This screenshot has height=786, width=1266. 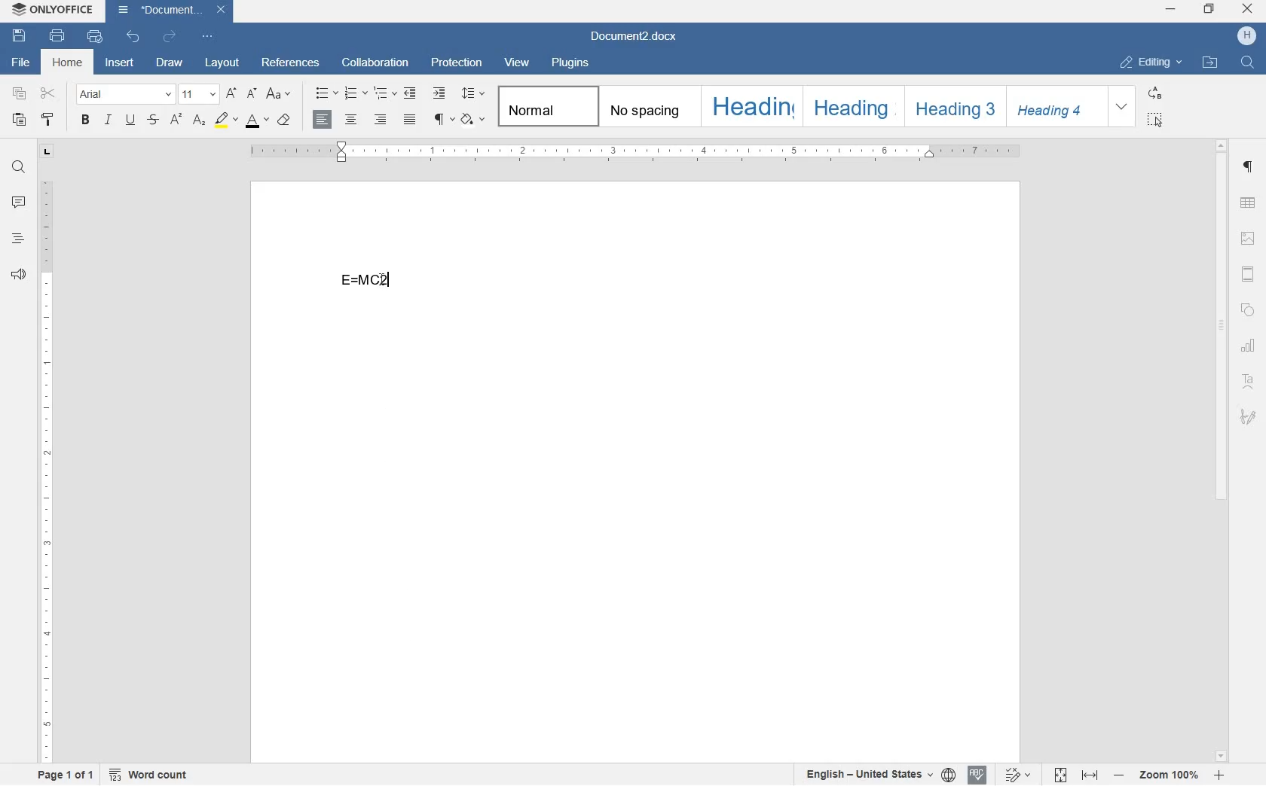 What do you see at coordinates (154, 120) in the screenshot?
I see `strikethrough` at bounding box center [154, 120].